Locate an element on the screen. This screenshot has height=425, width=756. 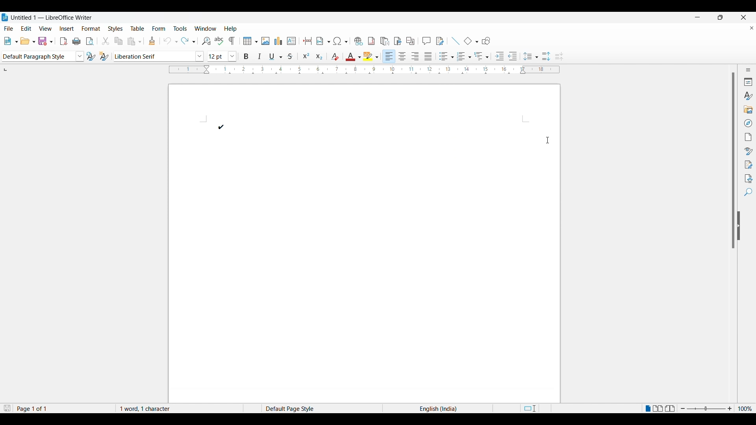
save document is located at coordinates (45, 41).